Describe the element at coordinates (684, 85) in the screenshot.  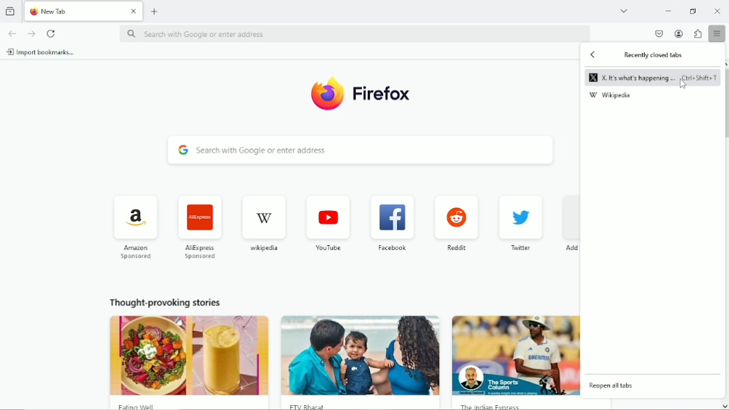
I see `cursor` at that location.